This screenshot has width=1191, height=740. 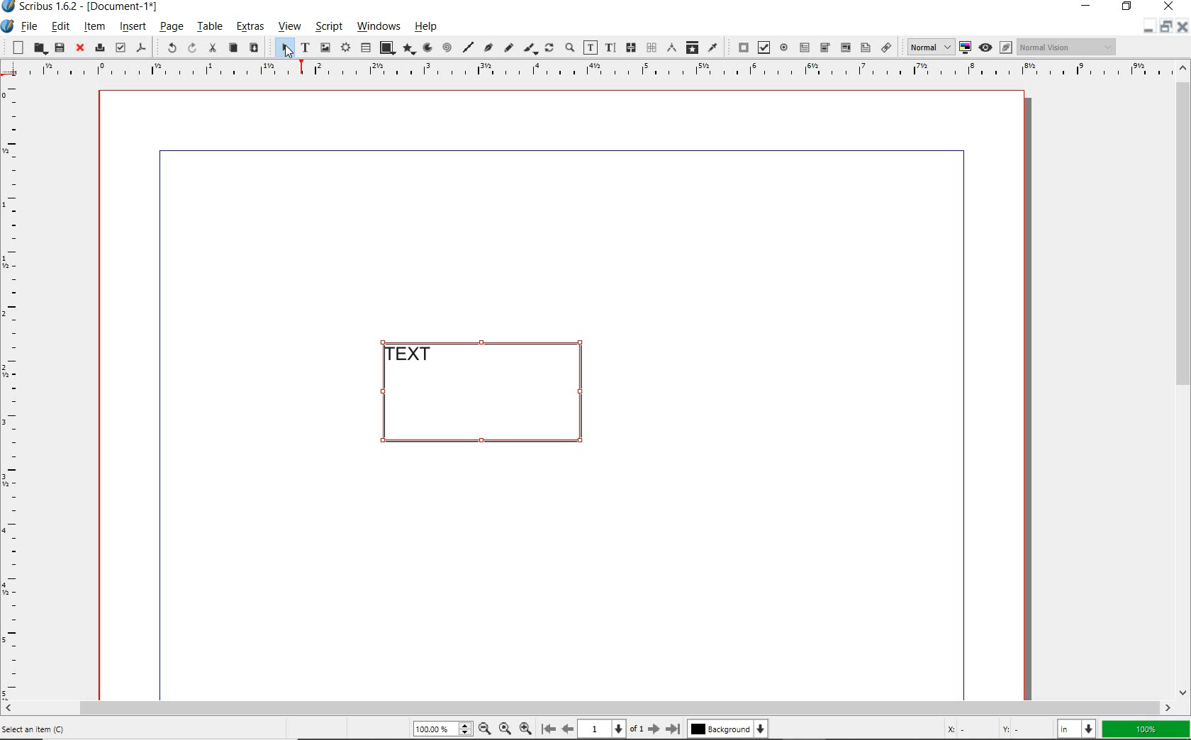 I want to click on render frame, so click(x=345, y=49).